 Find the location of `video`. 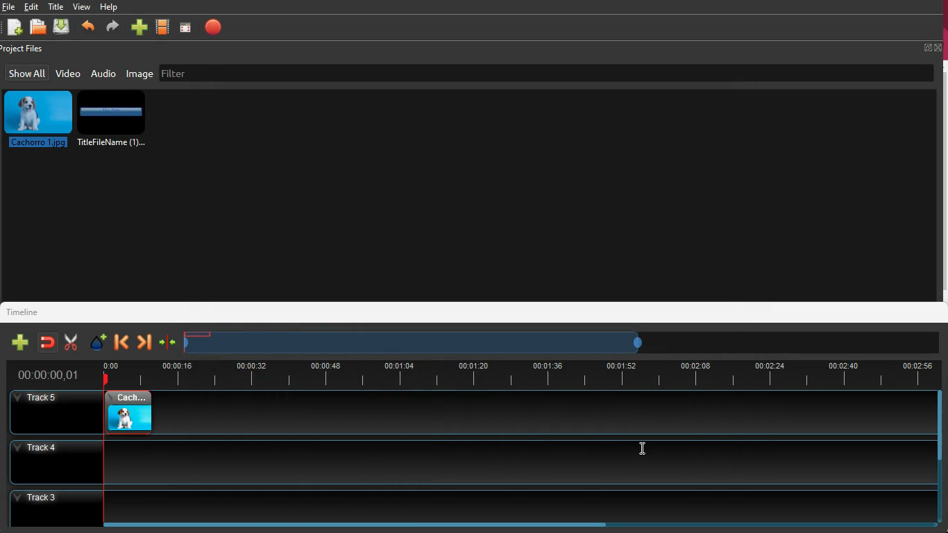

video is located at coordinates (164, 28).